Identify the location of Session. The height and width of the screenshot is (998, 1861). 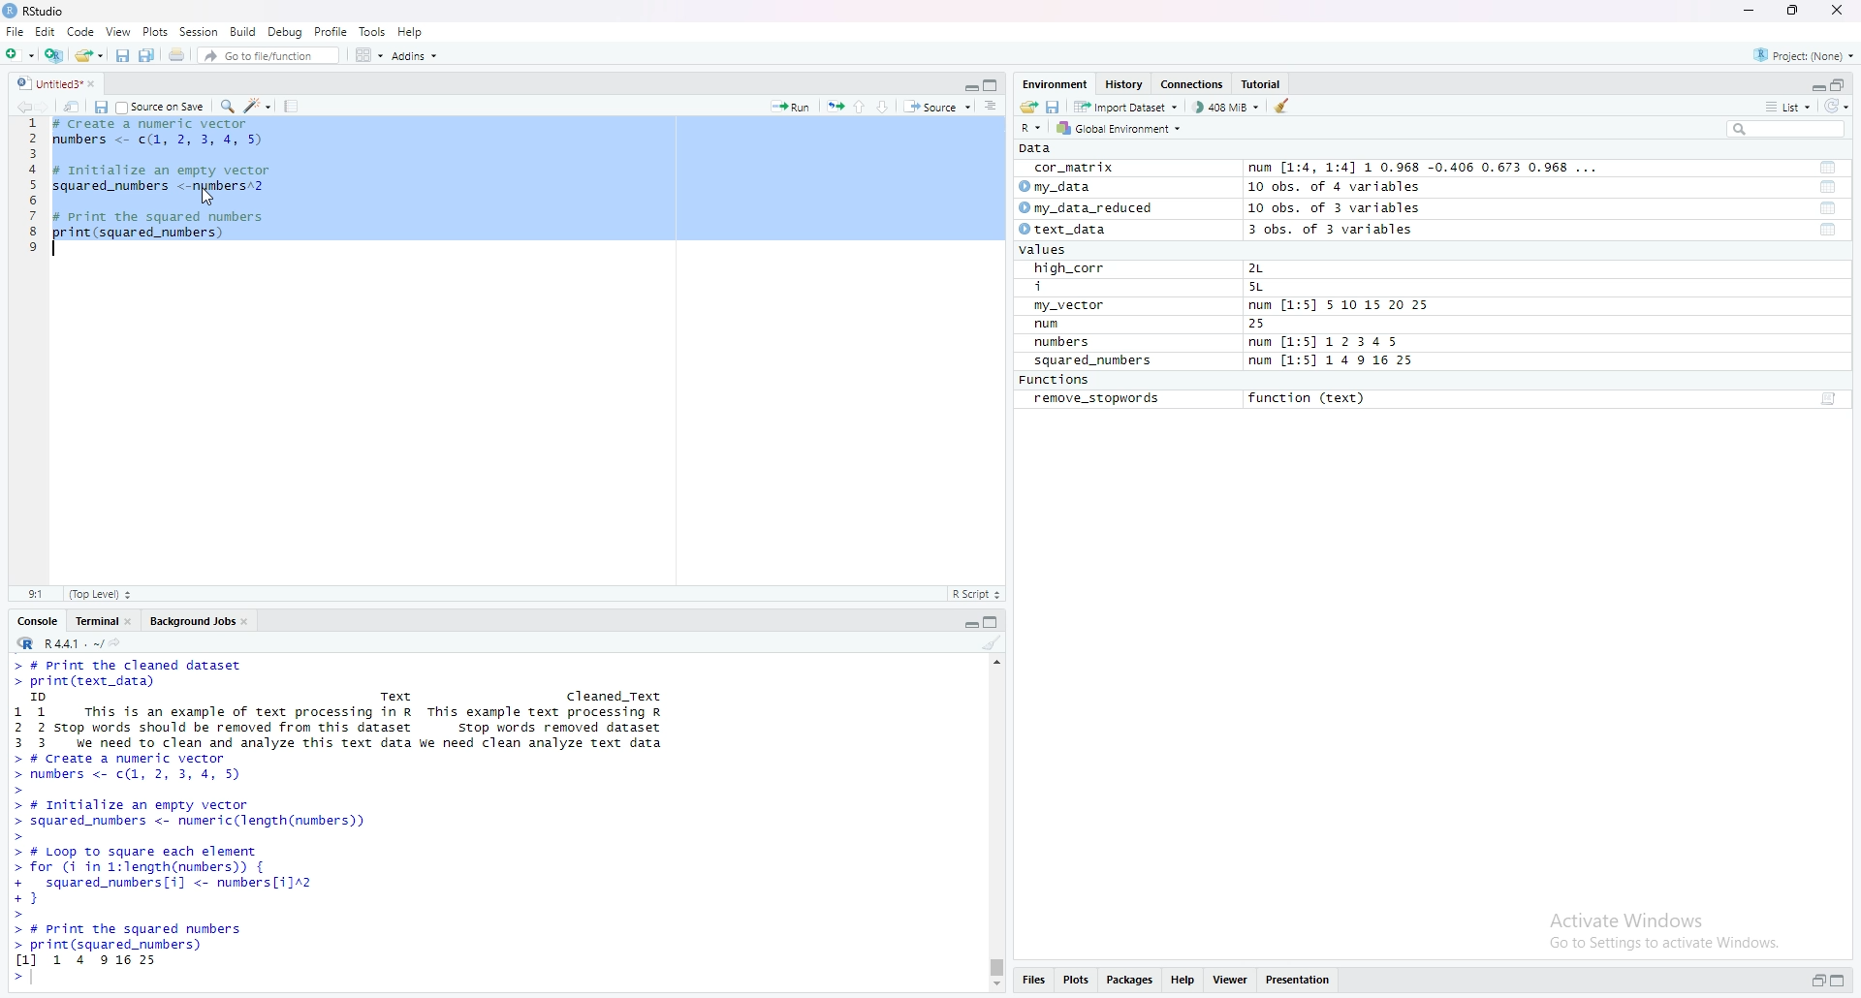
(199, 31).